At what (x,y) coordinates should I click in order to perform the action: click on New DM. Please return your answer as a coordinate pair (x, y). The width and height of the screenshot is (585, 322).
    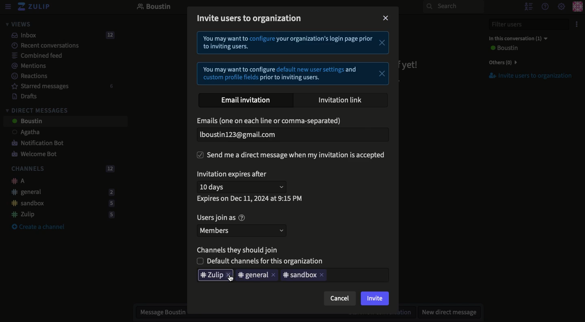
    Looking at the image, I should click on (447, 312).